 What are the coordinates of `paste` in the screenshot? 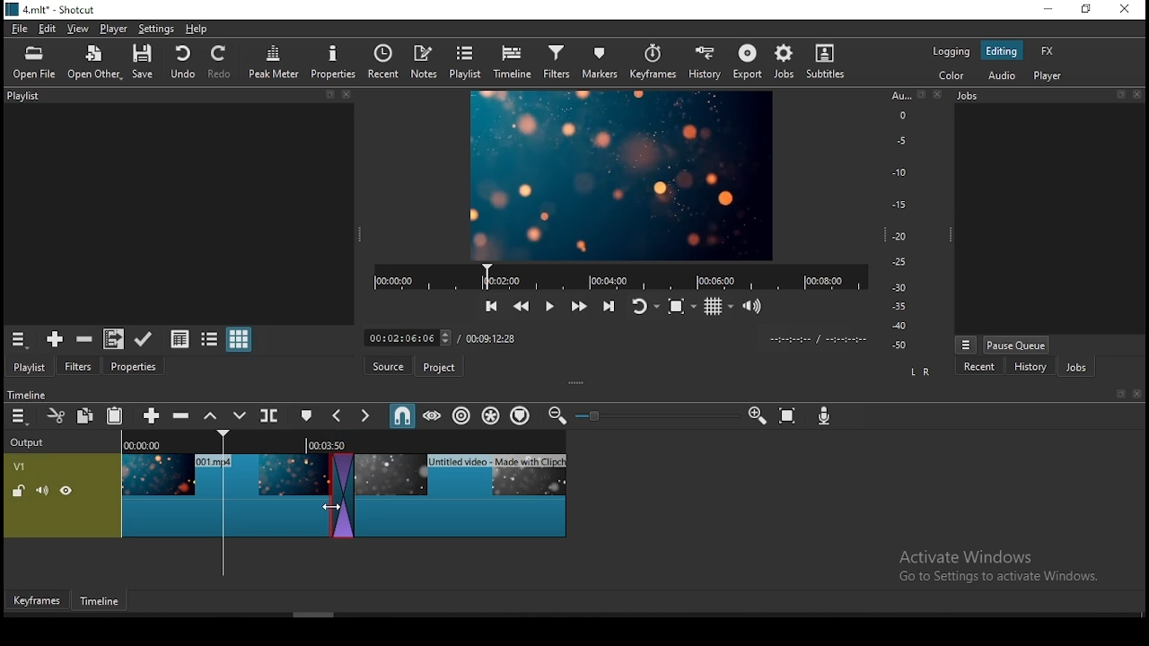 It's located at (114, 415).